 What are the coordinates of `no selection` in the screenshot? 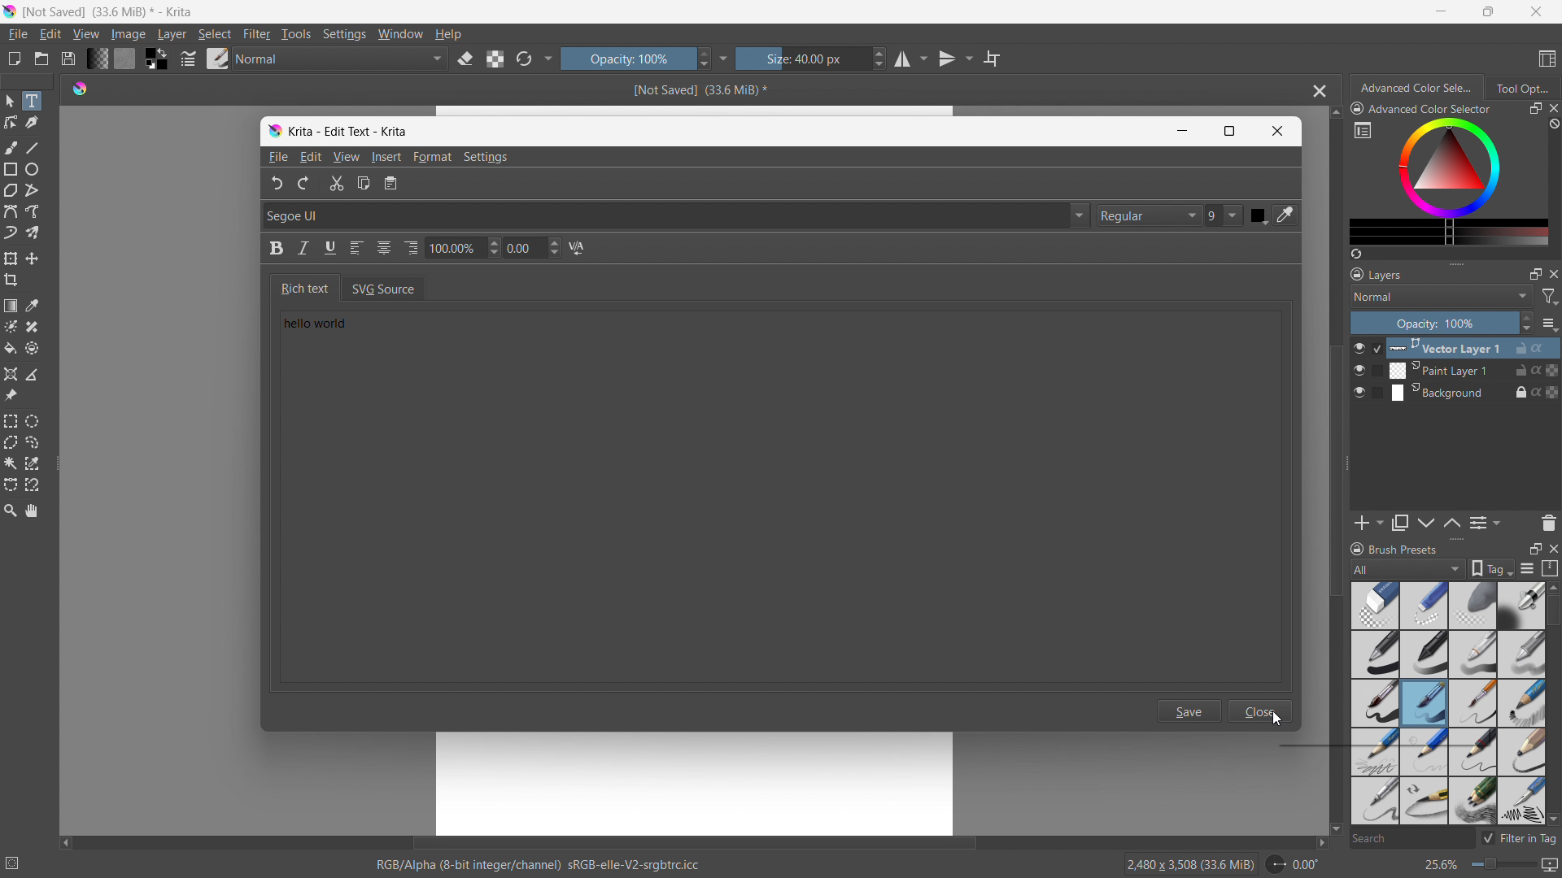 It's located at (20, 860).